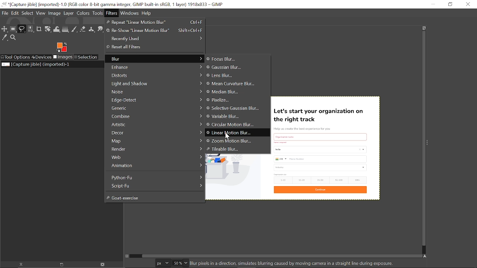  What do you see at coordinates (155, 92) in the screenshot?
I see `Noise` at bounding box center [155, 92].